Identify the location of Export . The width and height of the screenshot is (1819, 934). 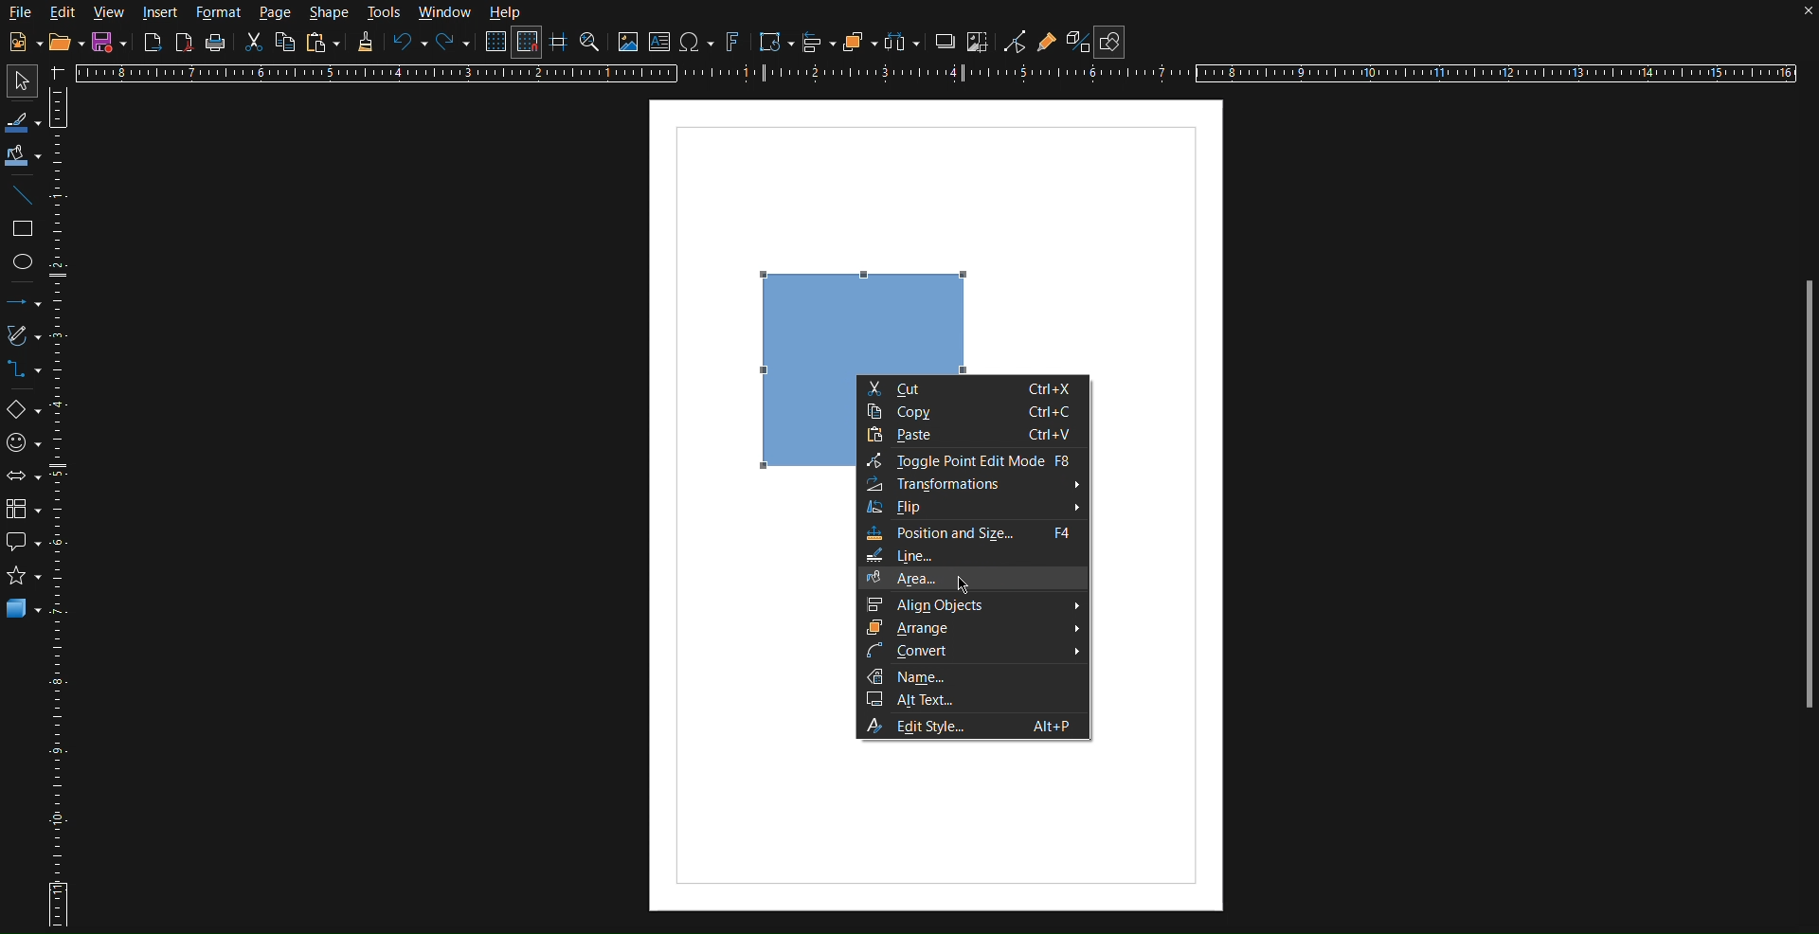
(152, 45).